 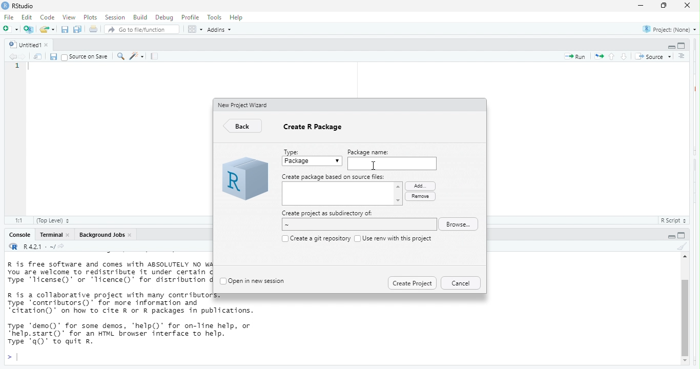 What do you see at coordinates (13, 357) in the screenshot?
I see `typing cursor` at bounding box center [13, 357].